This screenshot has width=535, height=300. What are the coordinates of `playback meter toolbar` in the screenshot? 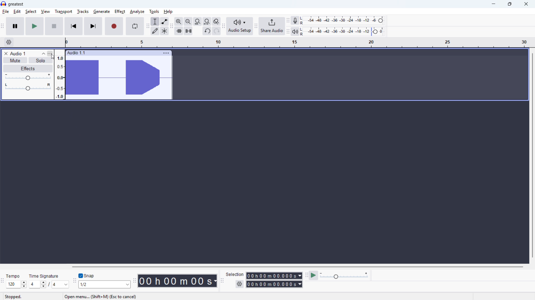 It's located at (288, 32).